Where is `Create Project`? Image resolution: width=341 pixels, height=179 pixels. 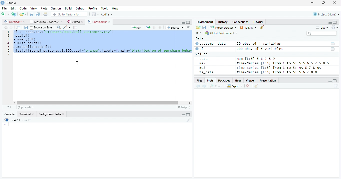
Create Project is located at coordinates (14, 14).